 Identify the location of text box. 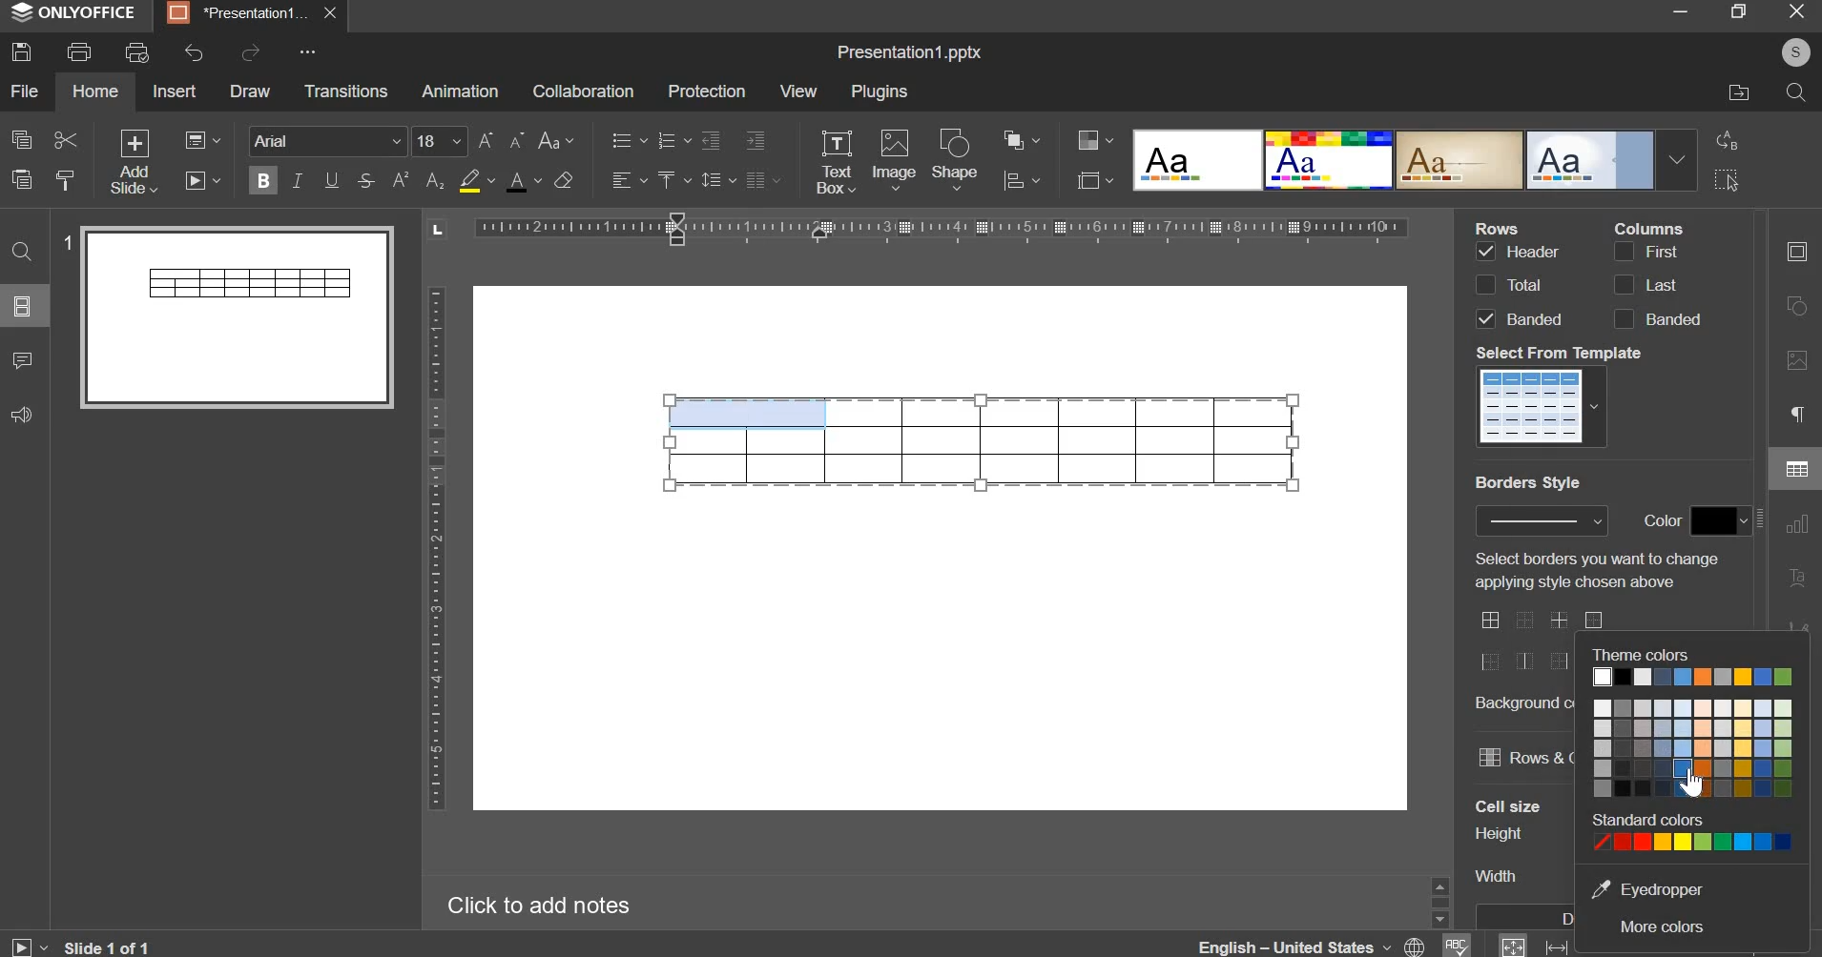
(836, 162).